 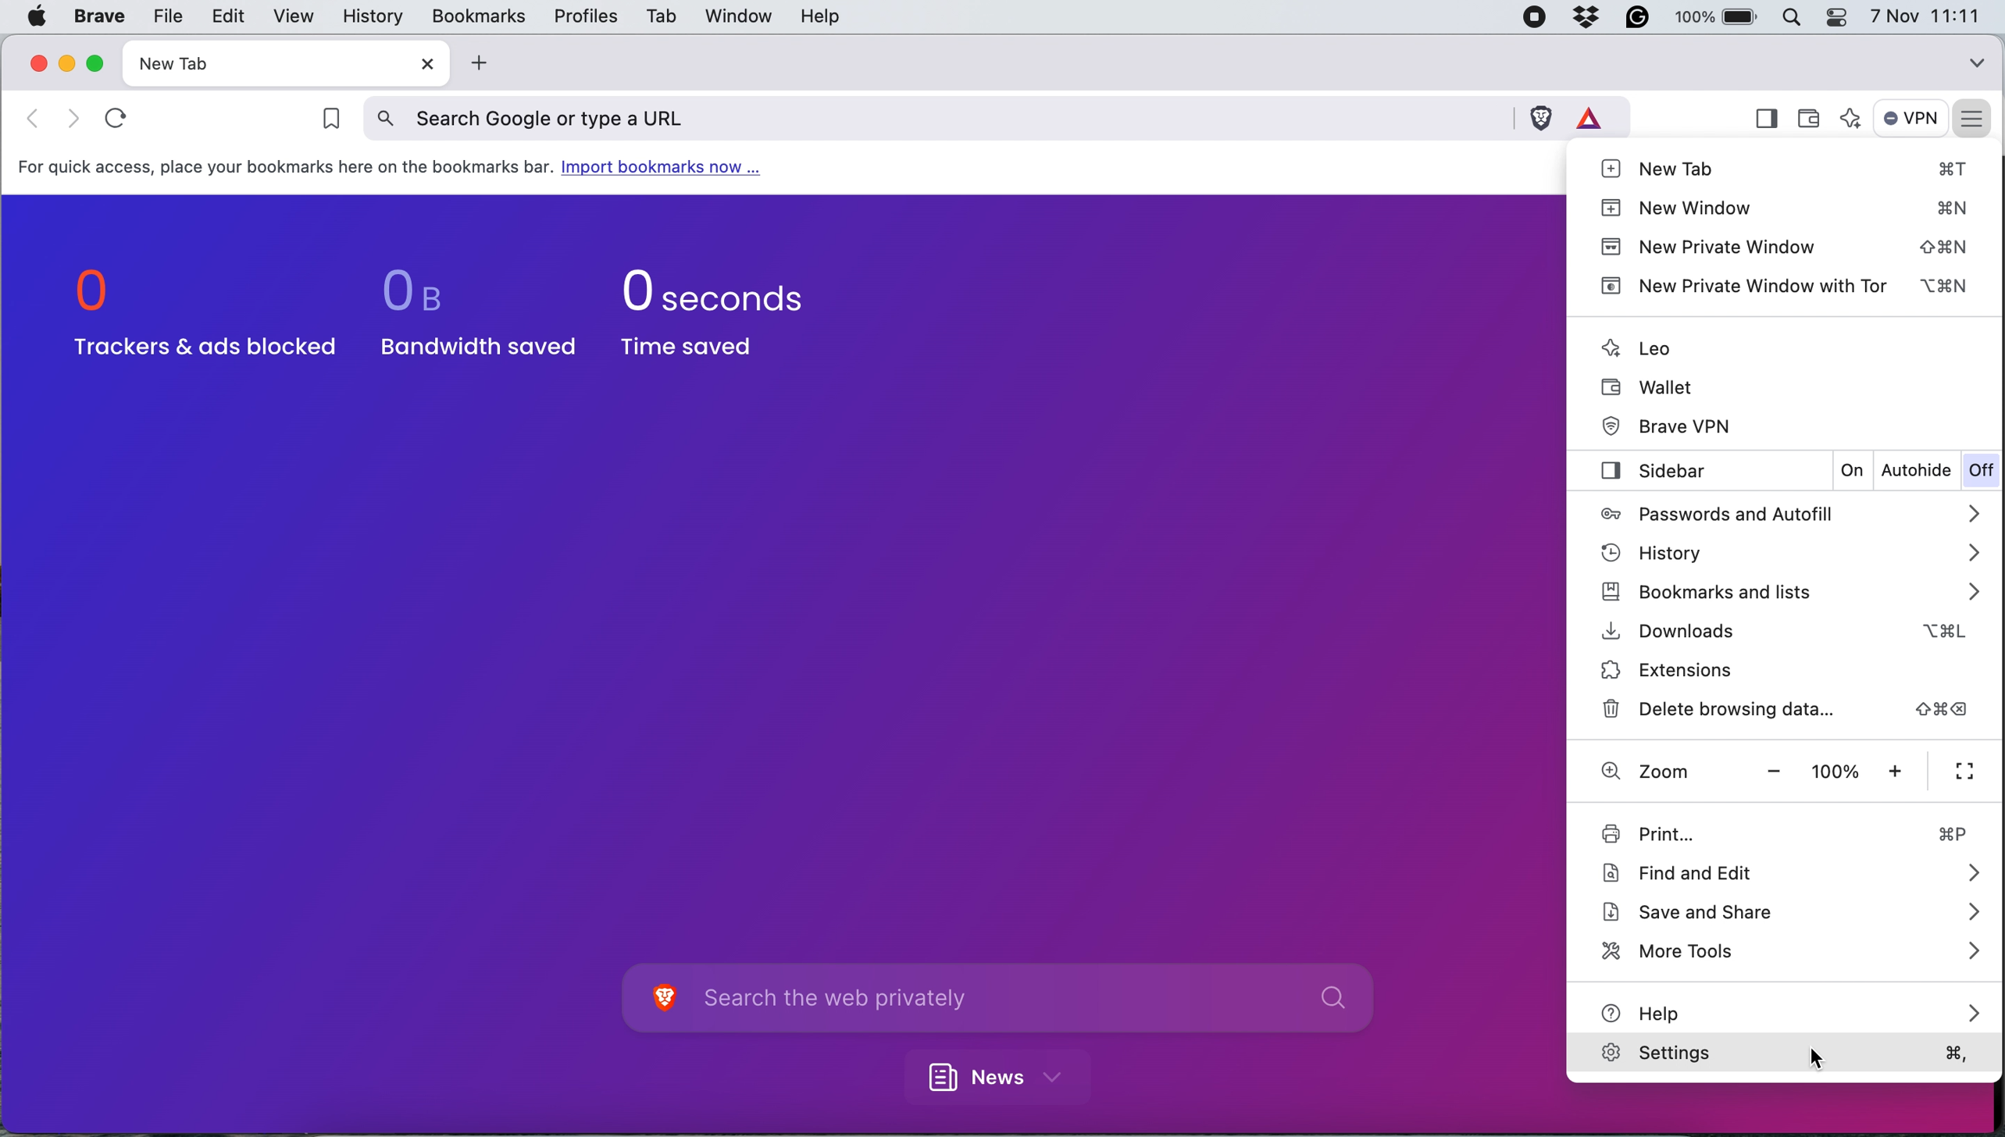 What do you see at coordinates (1031, 999) in the screenshot?
I see `search the web privately` at bounding box center [1031, 999].